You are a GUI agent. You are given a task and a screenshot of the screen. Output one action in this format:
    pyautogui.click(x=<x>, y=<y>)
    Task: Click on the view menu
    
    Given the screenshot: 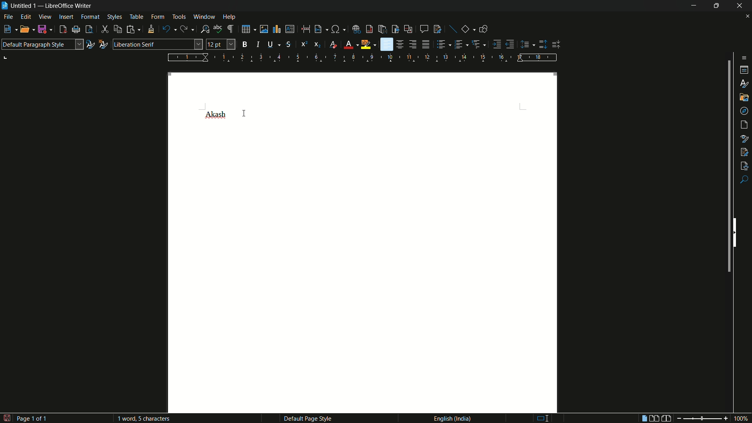 What is the action you would take?
    pyautogui.click(x=45, y=17)
    